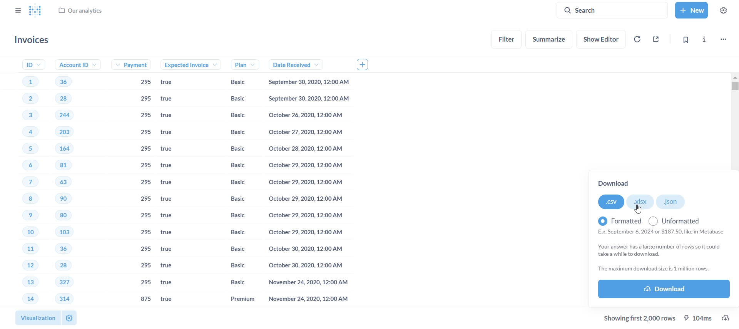 This screenshot has width=739, height=329. I want to click on settings, so click(726, 10).